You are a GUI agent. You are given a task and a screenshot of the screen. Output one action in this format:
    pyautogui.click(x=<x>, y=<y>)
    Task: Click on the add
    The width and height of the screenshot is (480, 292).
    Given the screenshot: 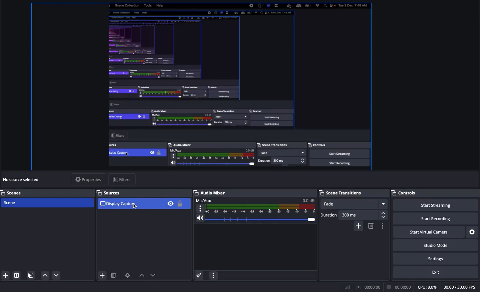 What is the action you would take?
    pyautogui.click(x=102, y=277)
    